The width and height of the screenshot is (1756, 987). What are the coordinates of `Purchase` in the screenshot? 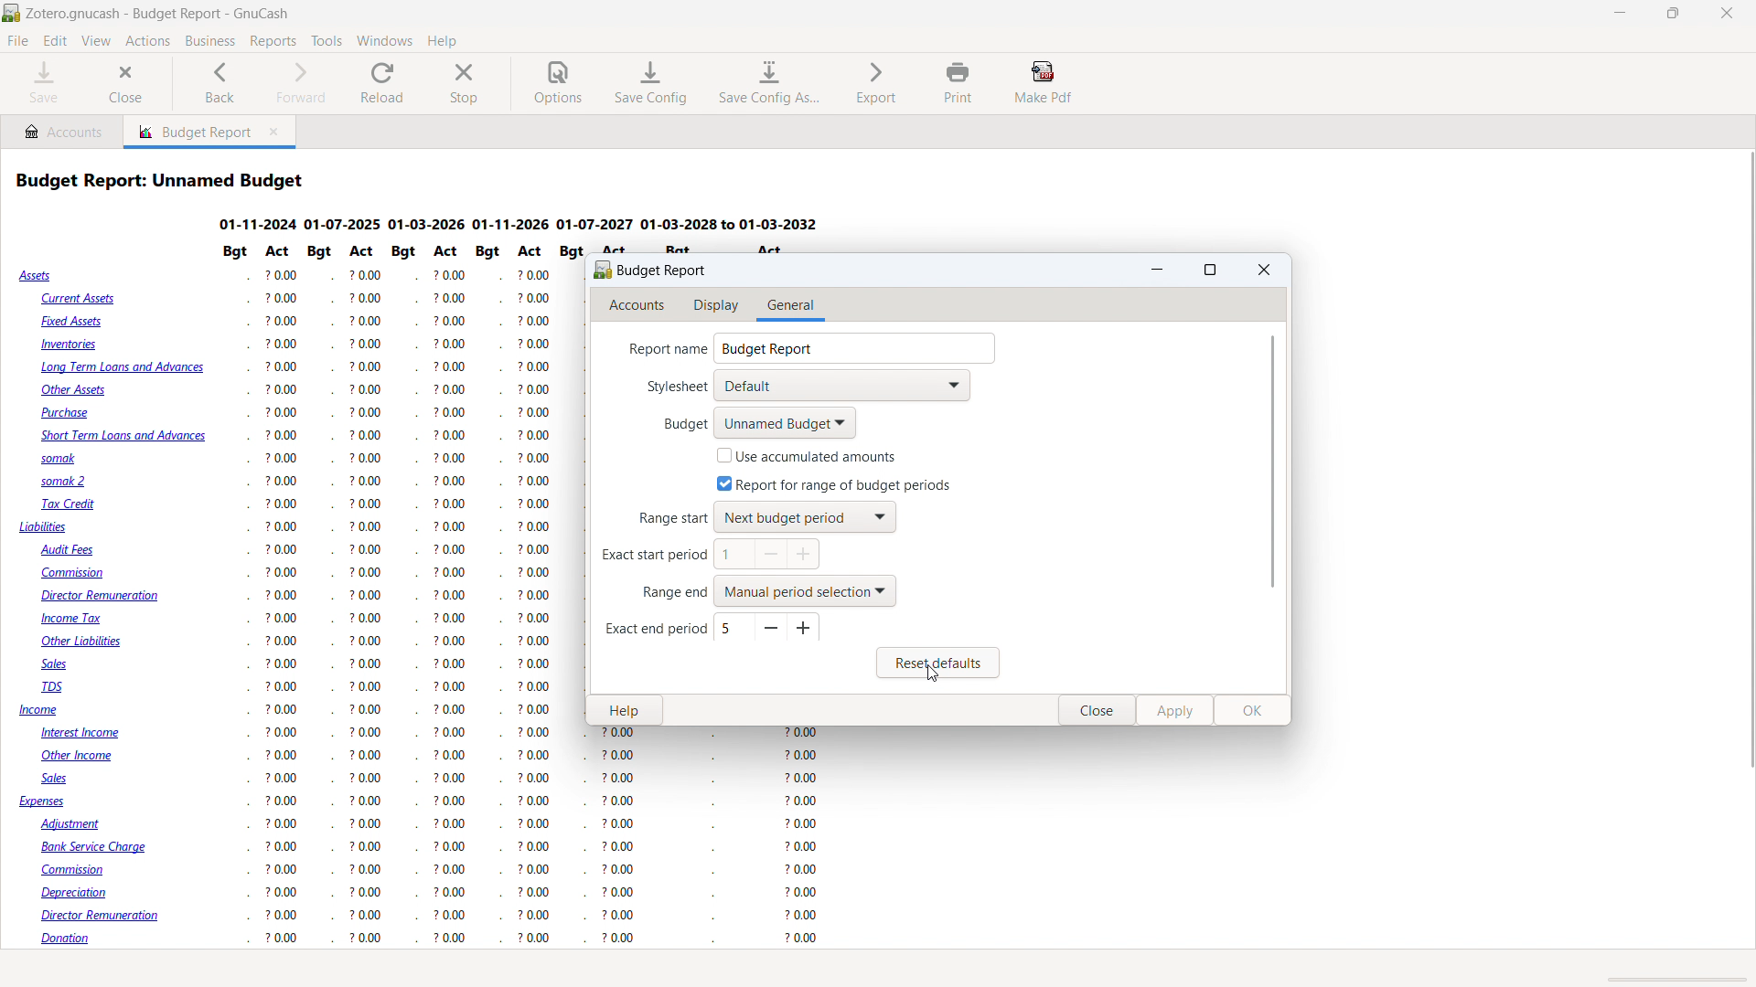 It's located at (70, 412).